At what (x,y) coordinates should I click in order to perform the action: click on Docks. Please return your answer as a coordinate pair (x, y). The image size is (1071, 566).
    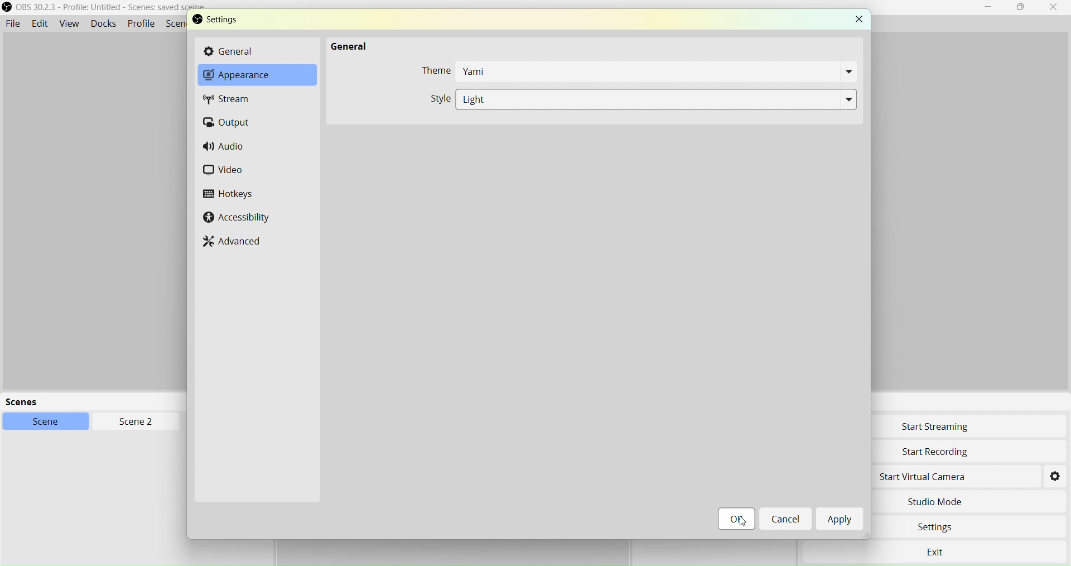
    Looking at the image, I should click on (102, 23).